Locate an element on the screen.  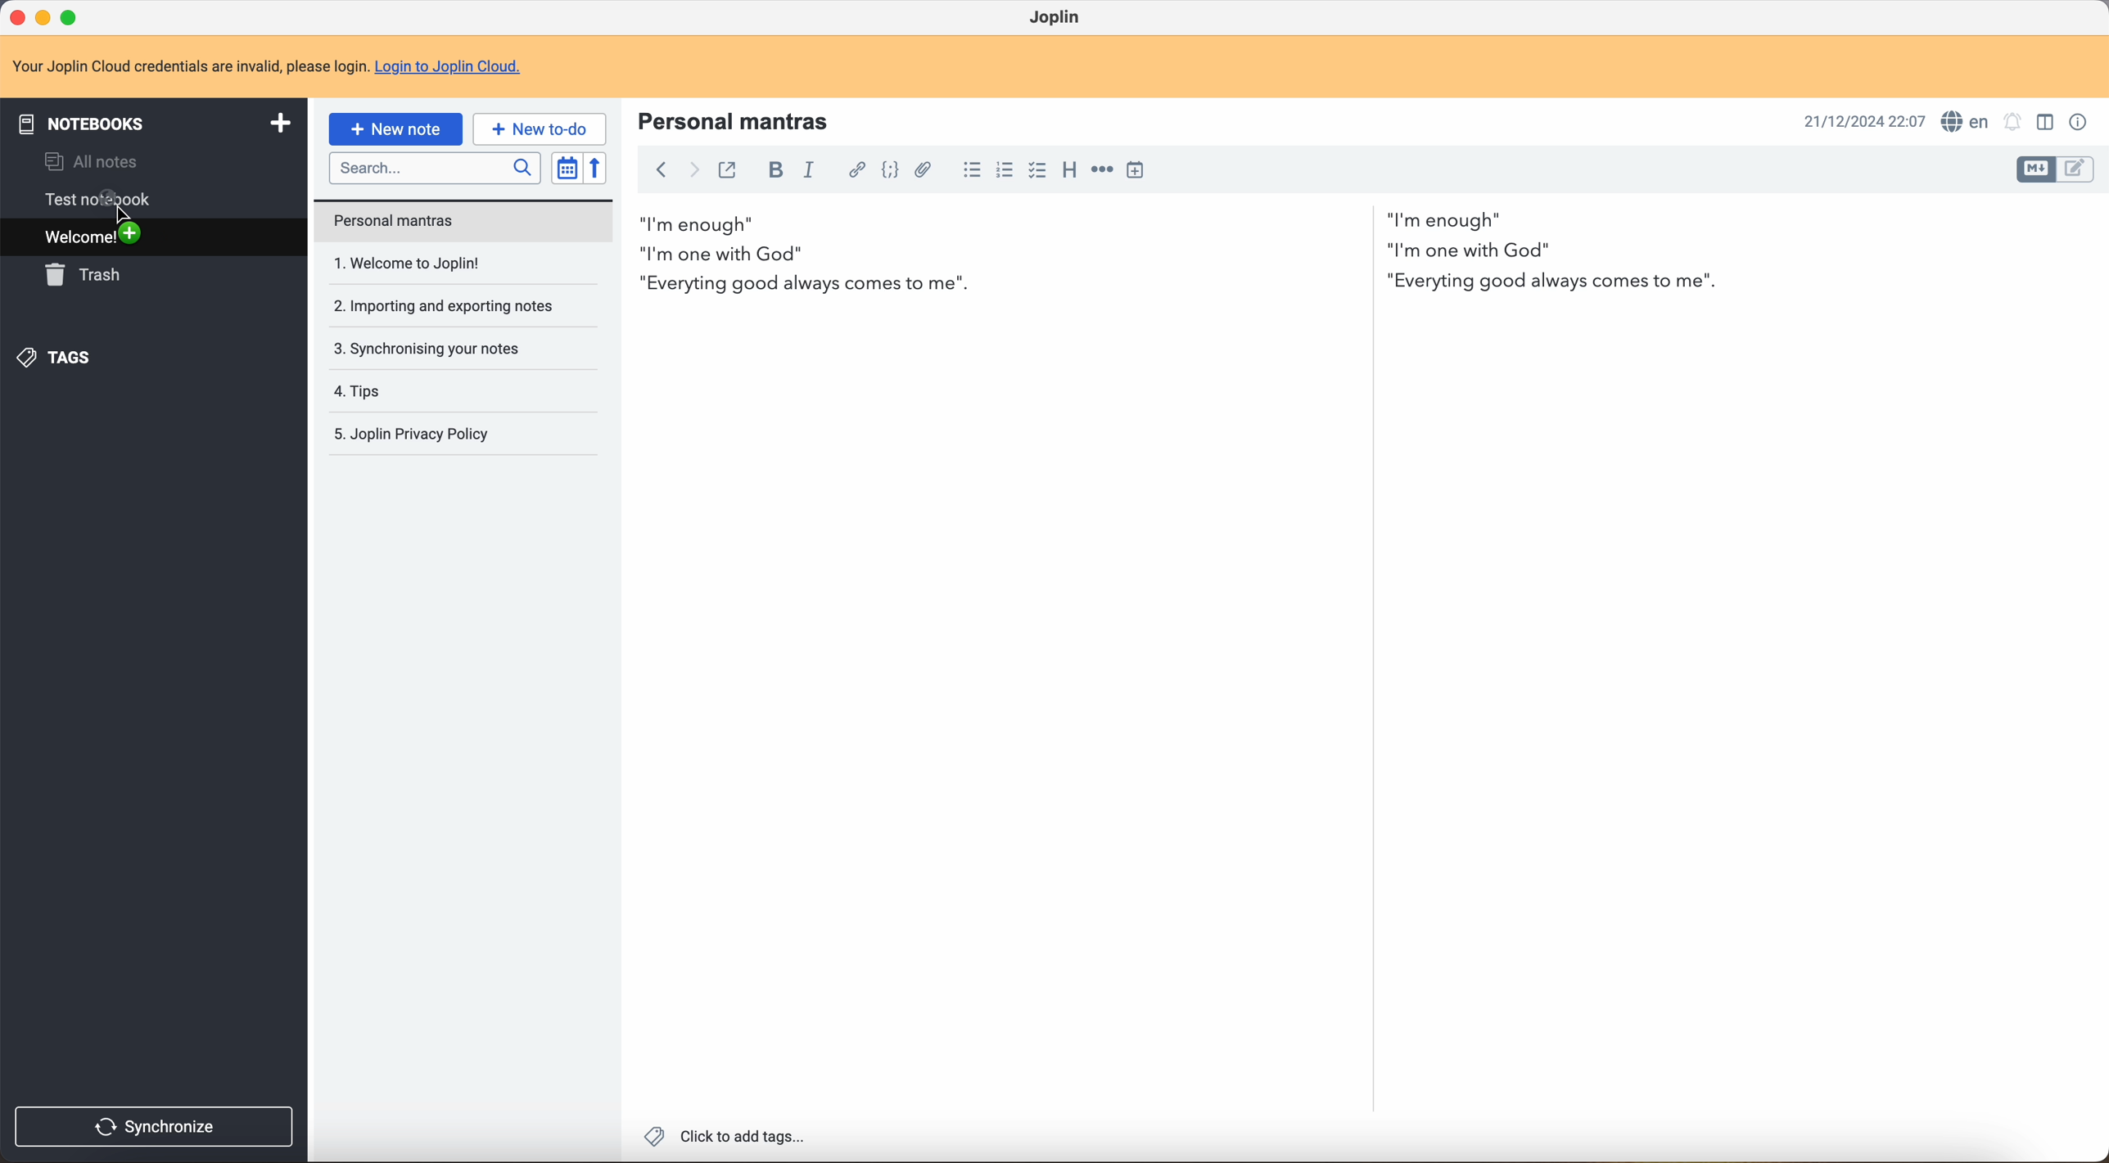
reverse sort order is located at coordinates (594, 169).